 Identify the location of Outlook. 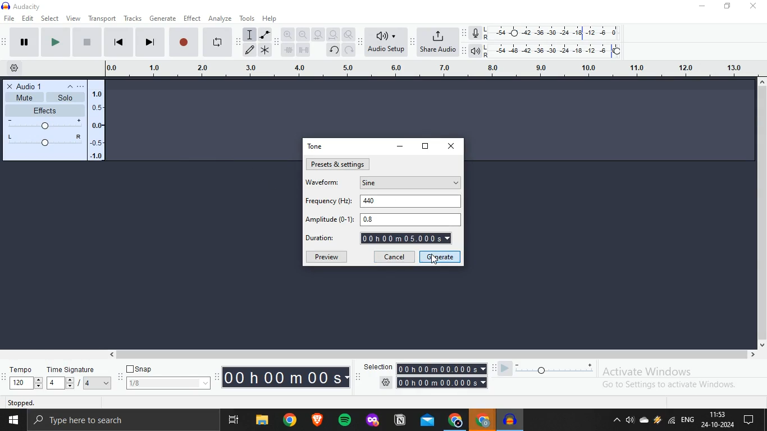
(428, 422).